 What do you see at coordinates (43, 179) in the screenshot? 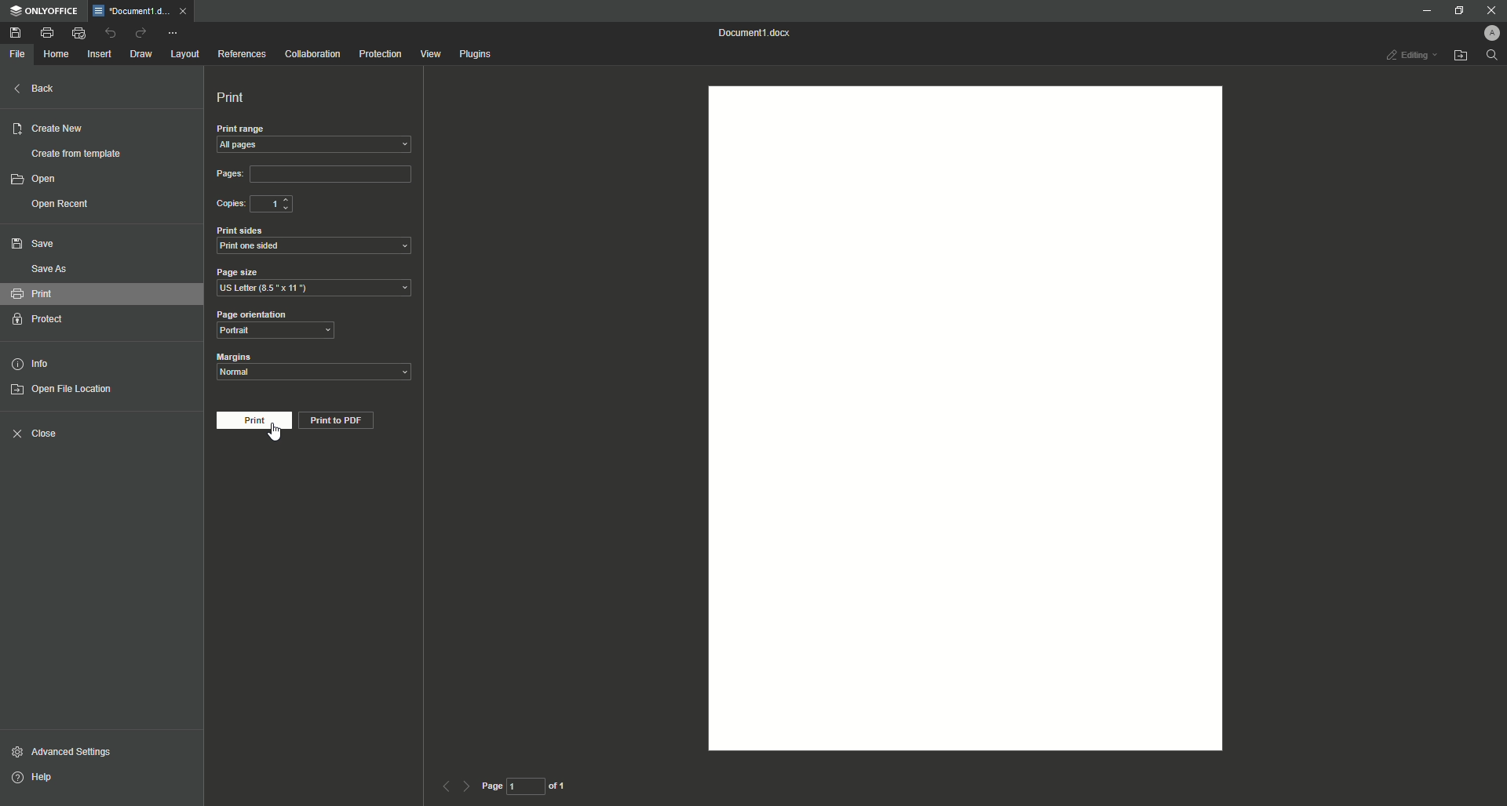
I see `Open` at bounding box center [43, 179].